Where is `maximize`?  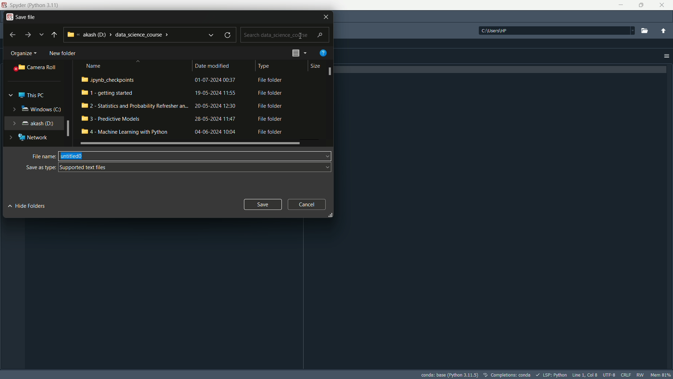 maximize is located at coordinates (643, 5).